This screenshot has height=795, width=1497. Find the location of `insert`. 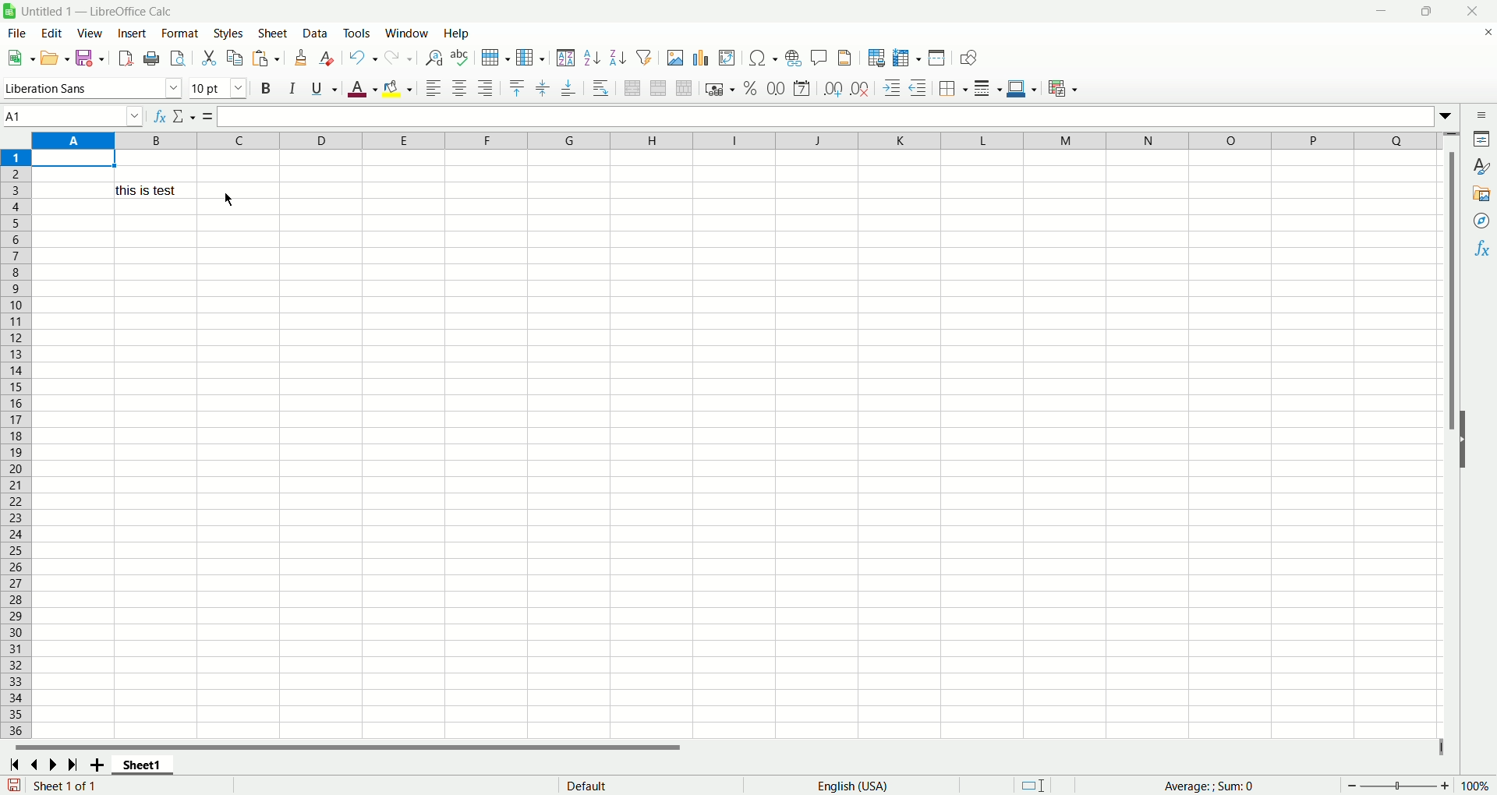

insert is located at coordinates (133, 33).